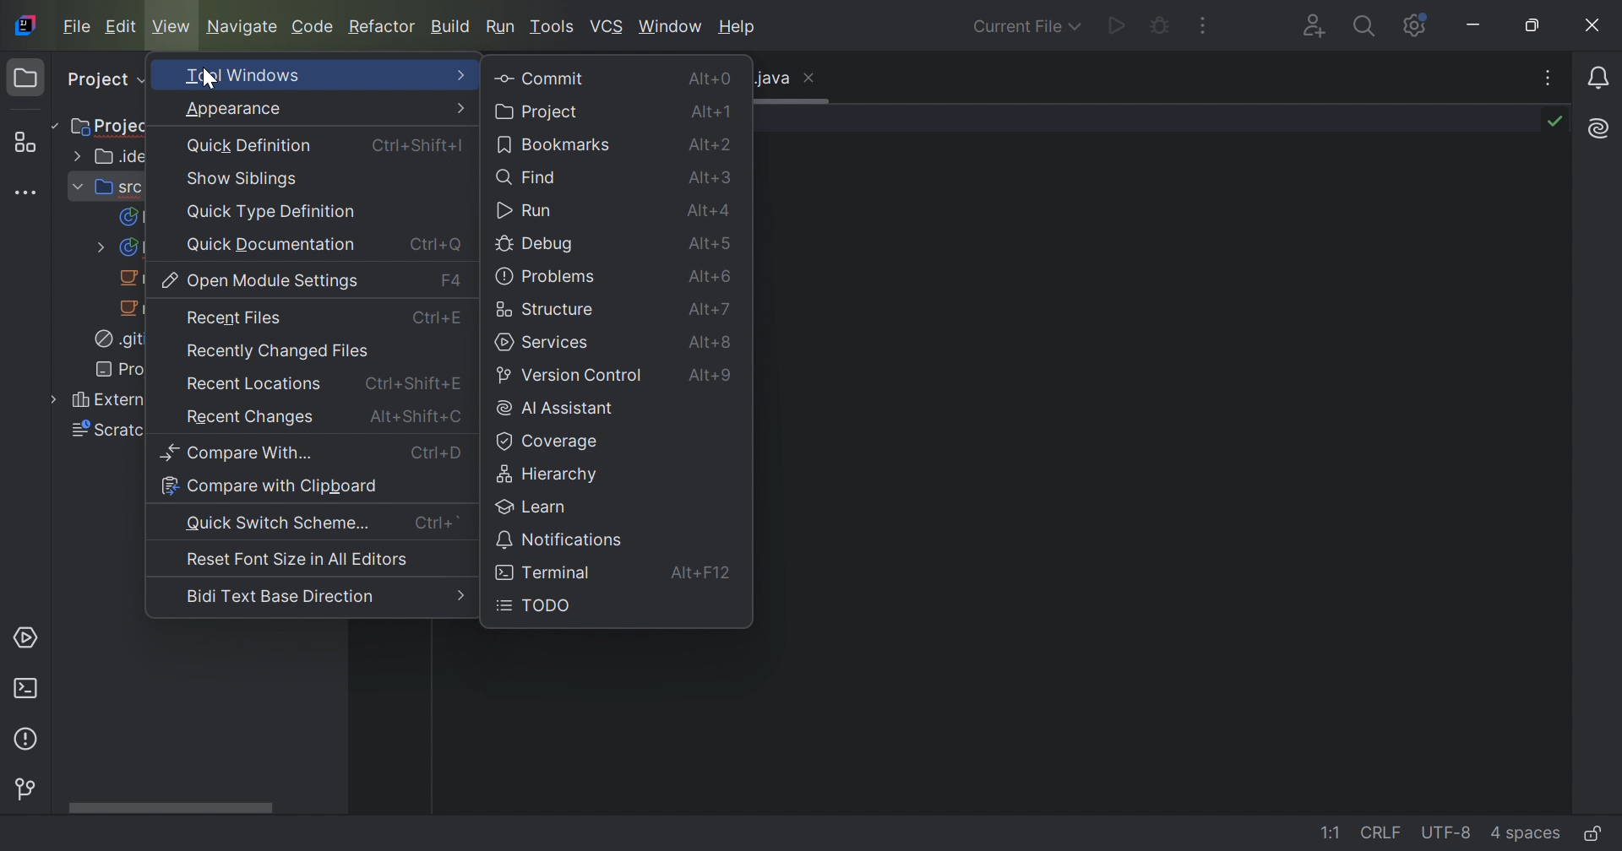 Image resolution: width=1622 pixels, height=851 pixels. I want to click on 4 spaces, so click(1529, 836).